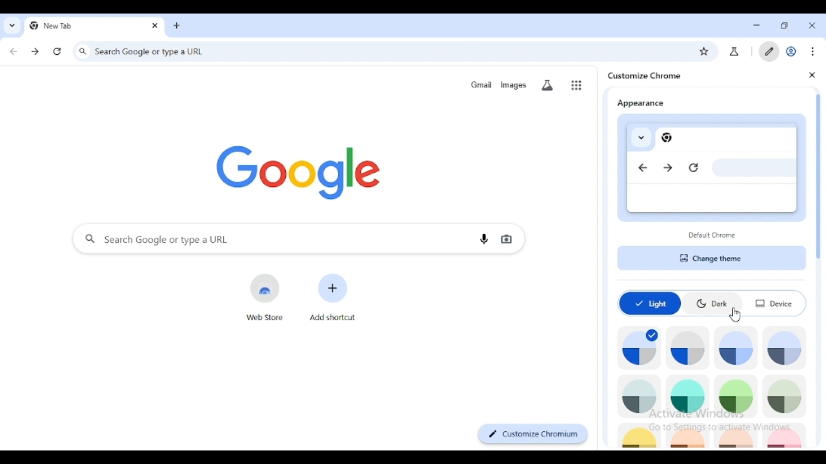 This screenshot has height=464, width=826. Describe the element at coordinates (786, 437) in the screenshot. I see `rose` at that location.